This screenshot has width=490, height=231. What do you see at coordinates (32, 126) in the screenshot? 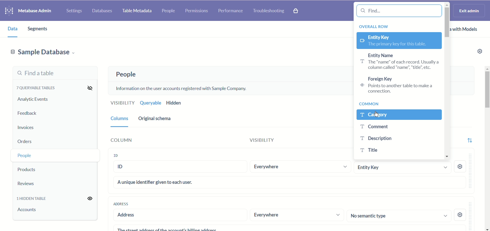
I see `Invoices` at bounding box center [32, 126].